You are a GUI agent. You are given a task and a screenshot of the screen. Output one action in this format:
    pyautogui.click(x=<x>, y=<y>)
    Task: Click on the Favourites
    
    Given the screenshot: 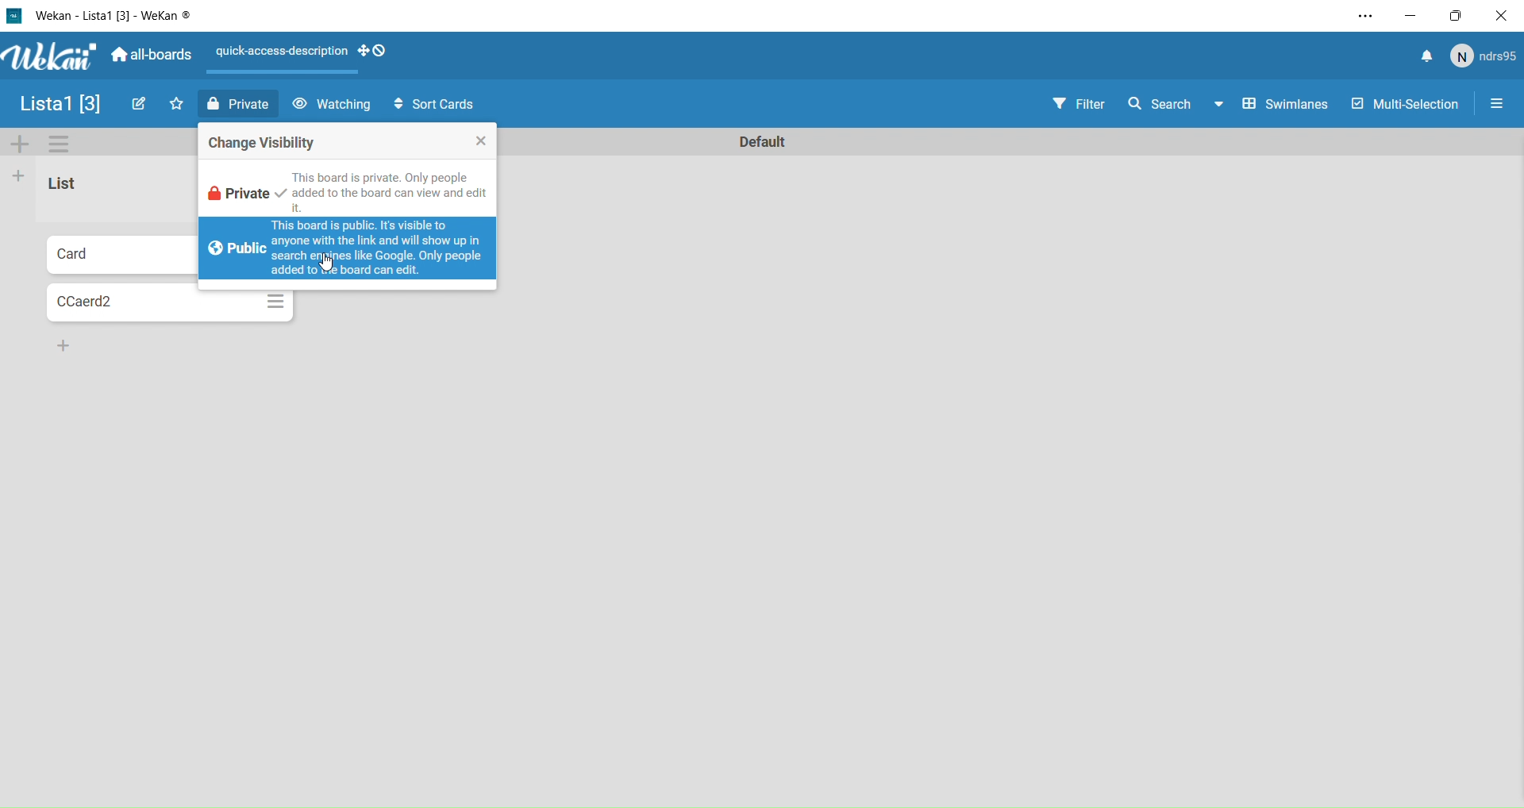 What is the action you would take?
    pyautogui.click(x=176, y=105)
    